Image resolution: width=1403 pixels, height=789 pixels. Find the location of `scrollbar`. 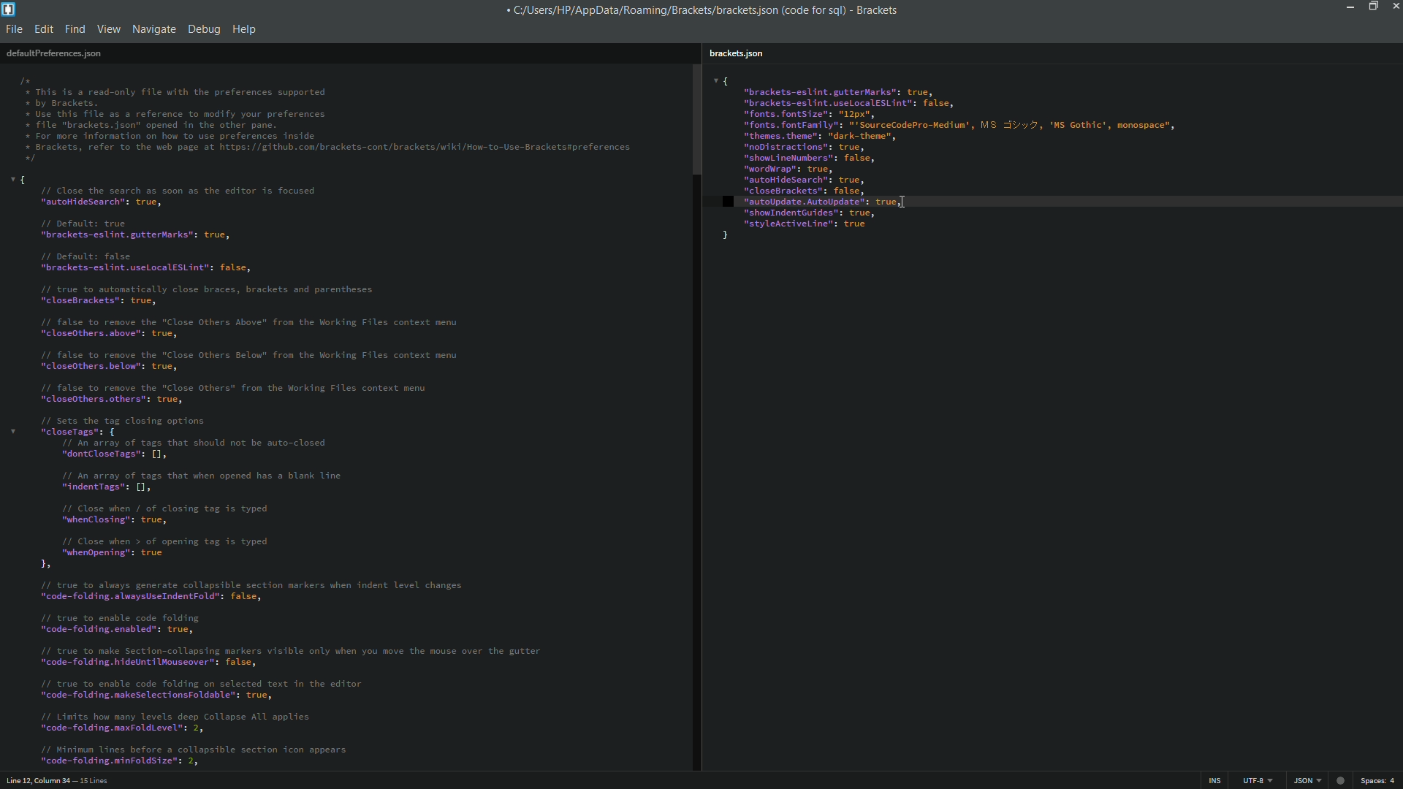

scrollbar is located at coordinates (695, 118).